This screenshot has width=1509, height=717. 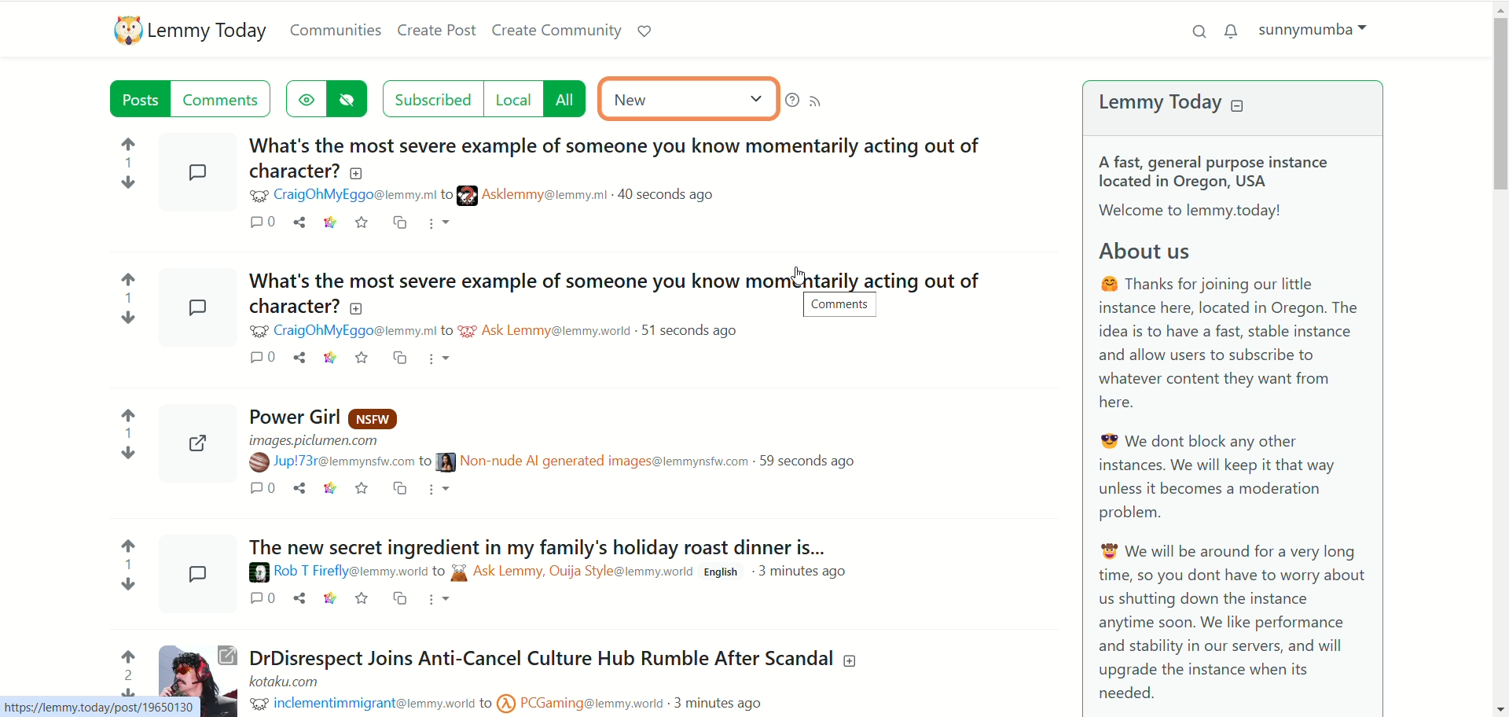 I want to click on Active(sort by), so click(x=686, y=100).